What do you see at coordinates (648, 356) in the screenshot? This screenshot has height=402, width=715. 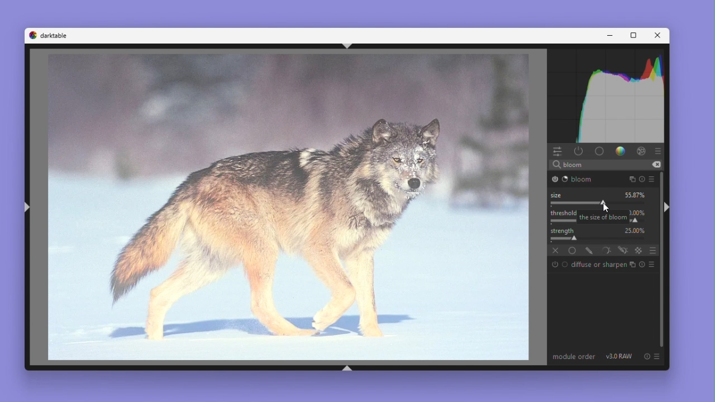 I see `reset` at bounding box center [648, 356].